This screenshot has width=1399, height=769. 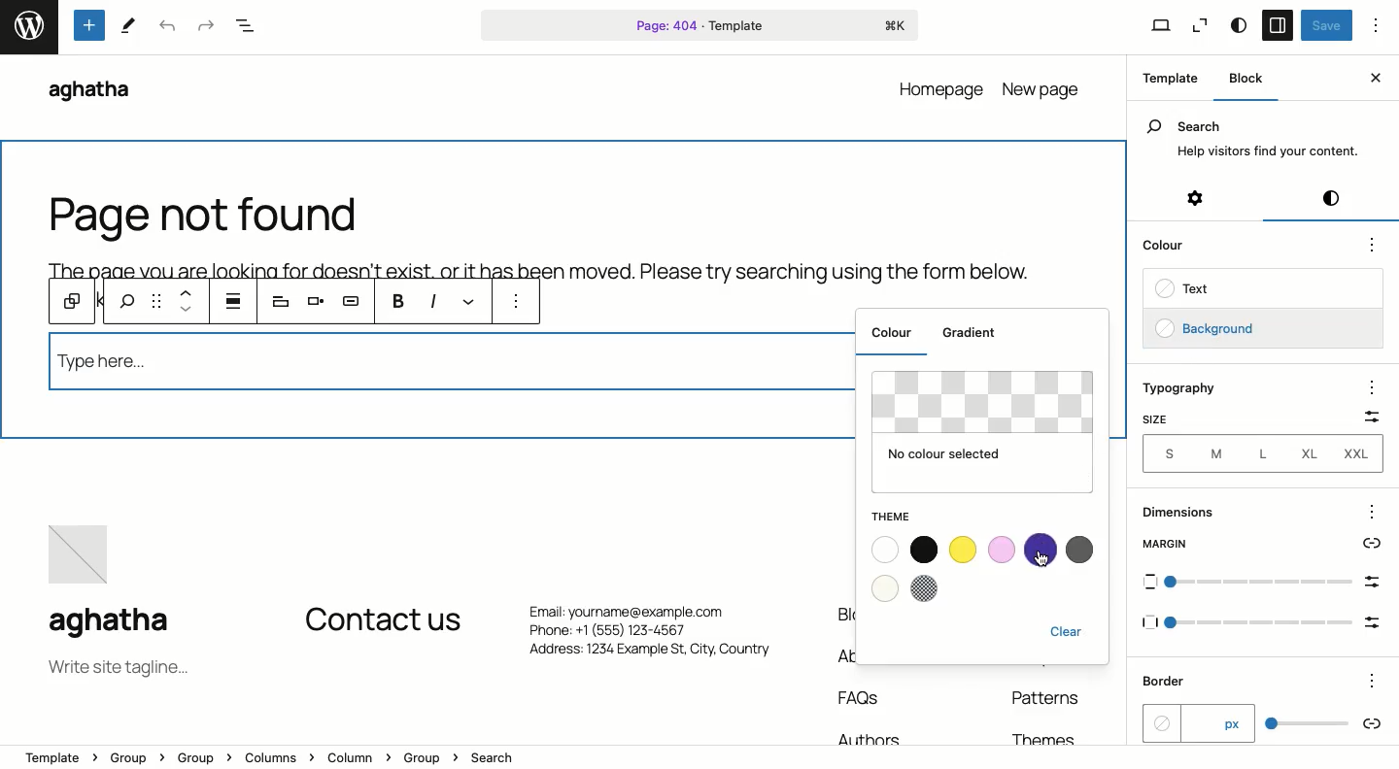 I want to click on Sidebar, so click(x=1279, y=25).